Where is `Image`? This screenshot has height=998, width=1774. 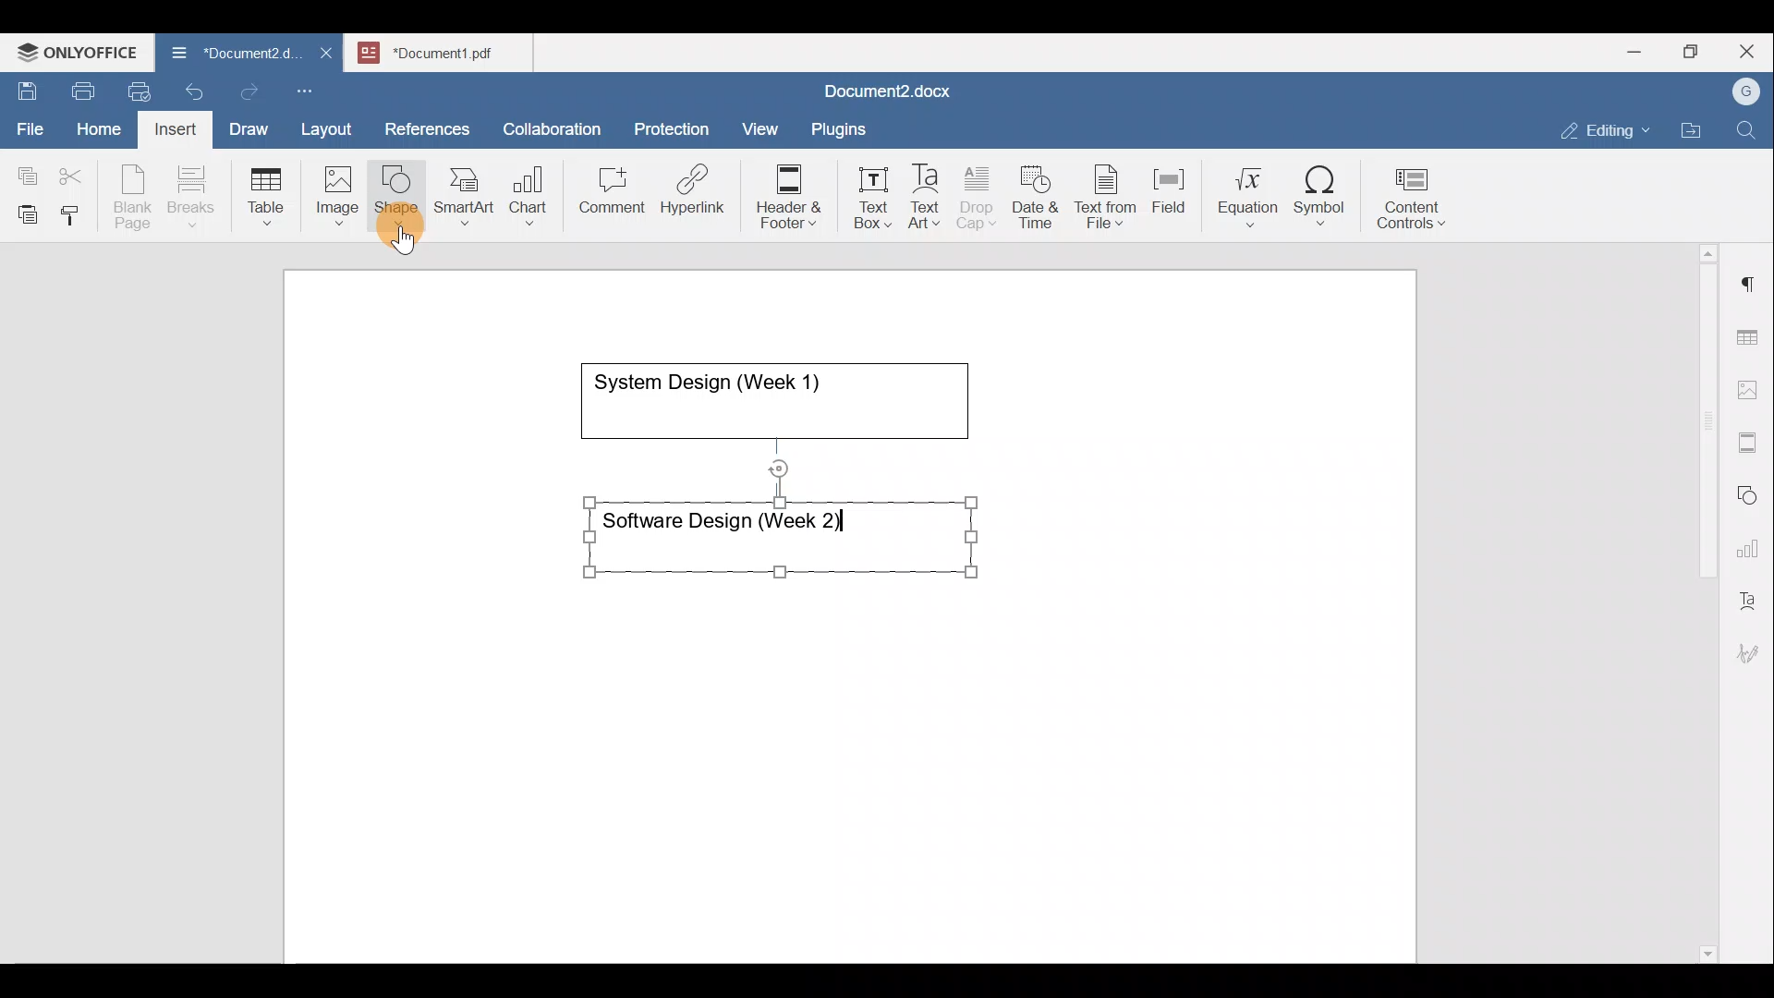
Image is located at coordinates (343, 189).